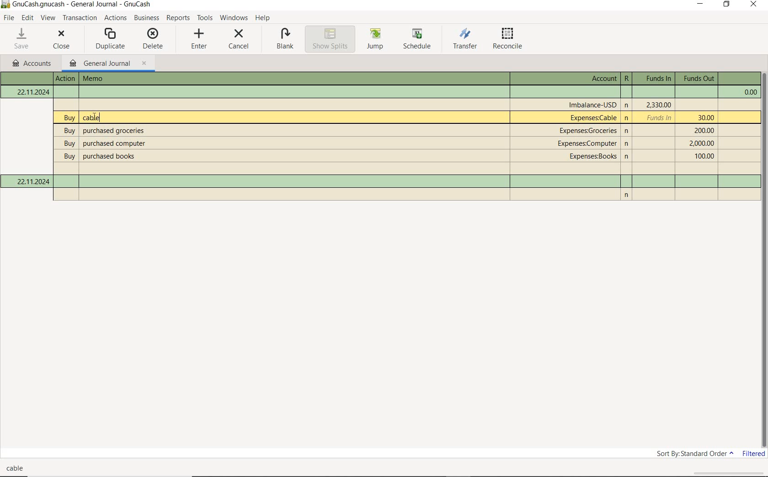 The height and width of the screenshot is (477, 768). I want to click on general journal, so click(108, 64).